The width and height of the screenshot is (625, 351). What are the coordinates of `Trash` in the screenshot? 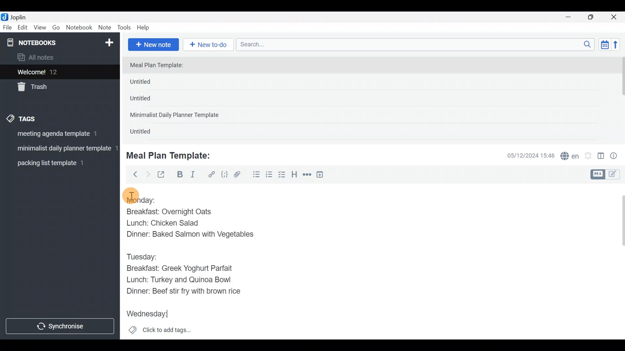 It's located at (56, 87).